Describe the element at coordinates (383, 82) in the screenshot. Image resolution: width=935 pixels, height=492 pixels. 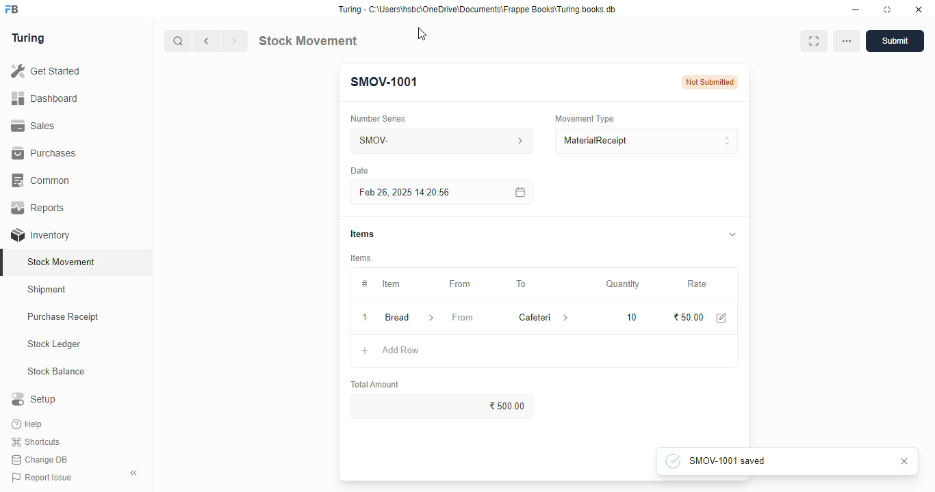
I see `SMOV-1001` at that location.